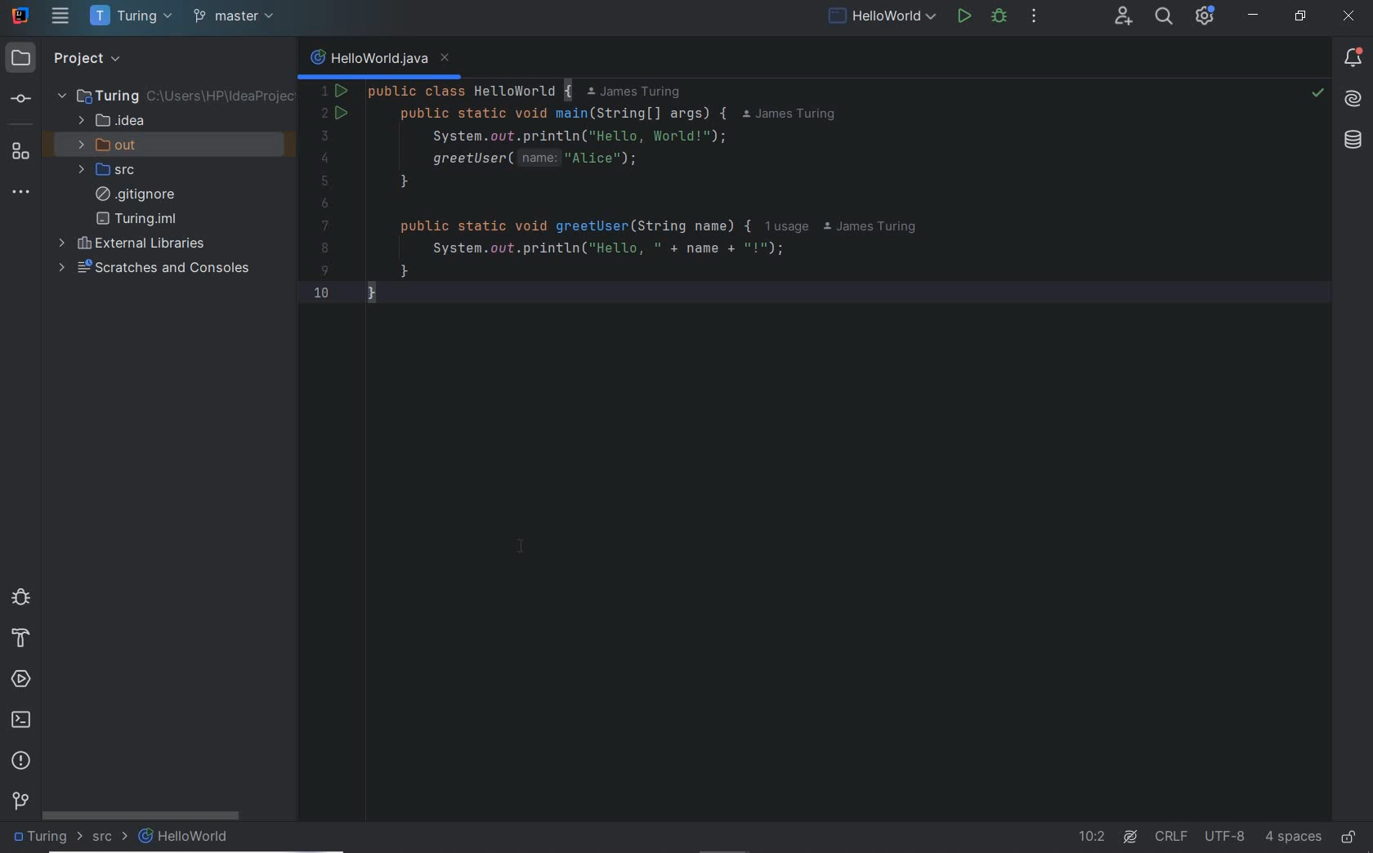  I want to click on structure, so click(20, 150).